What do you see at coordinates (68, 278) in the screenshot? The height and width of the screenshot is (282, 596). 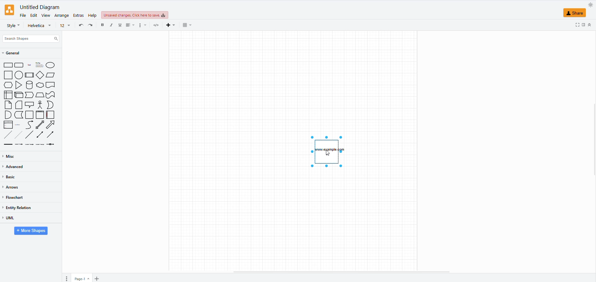 I see `pages` at bounding box center [68, 278].